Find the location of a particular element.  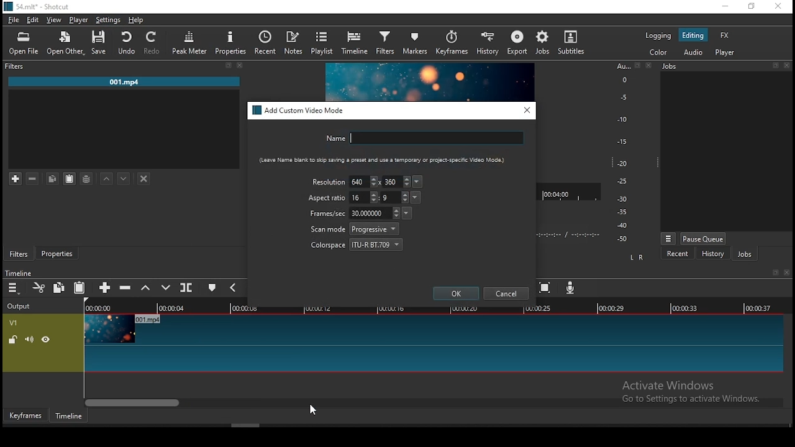

zoom timeline to fit is located at coordinates (546, 289).